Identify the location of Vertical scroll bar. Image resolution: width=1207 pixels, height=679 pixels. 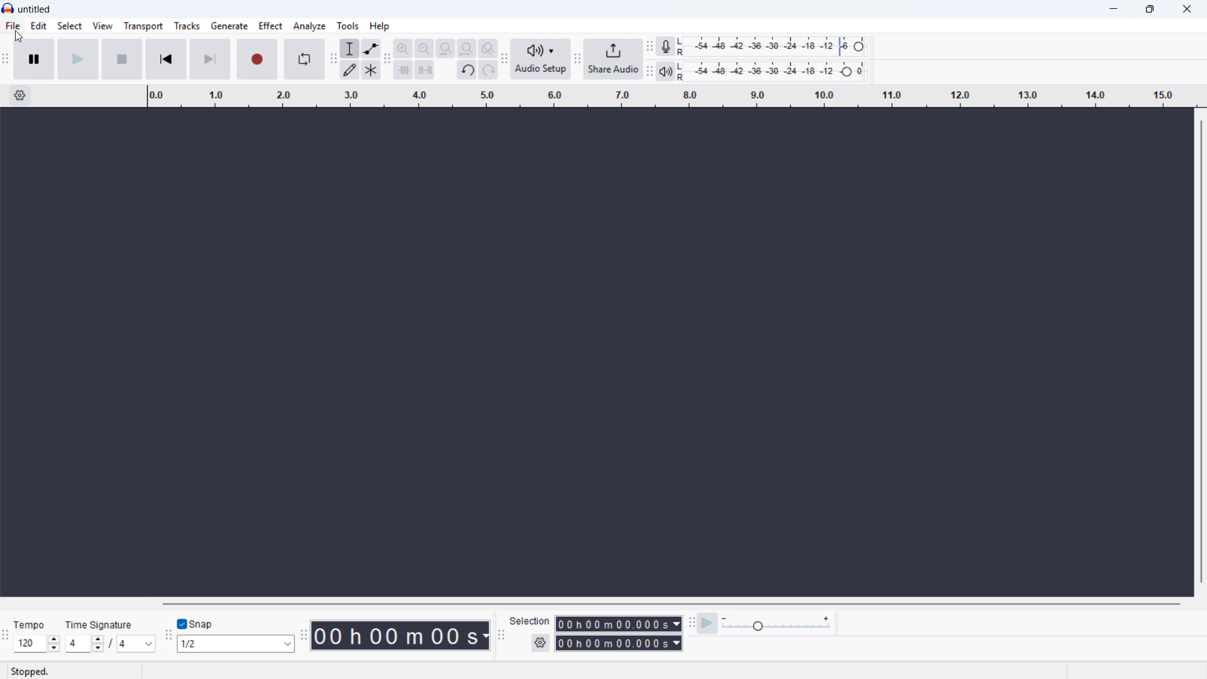
(1201, 350).